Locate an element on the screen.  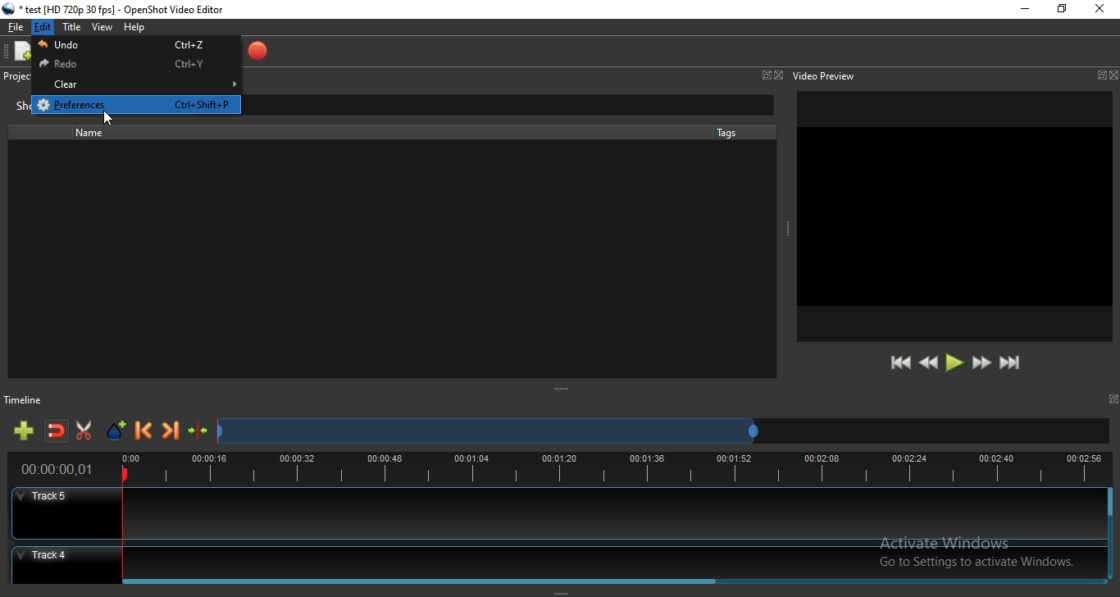
Previous marker is located at coordinates (144, 432).